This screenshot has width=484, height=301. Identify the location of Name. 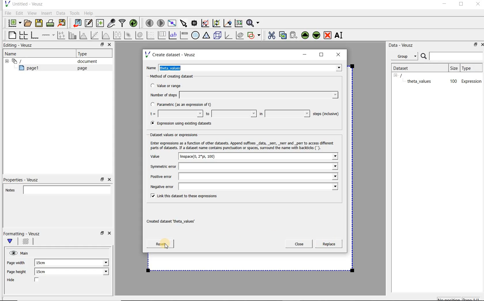
(13, 53).